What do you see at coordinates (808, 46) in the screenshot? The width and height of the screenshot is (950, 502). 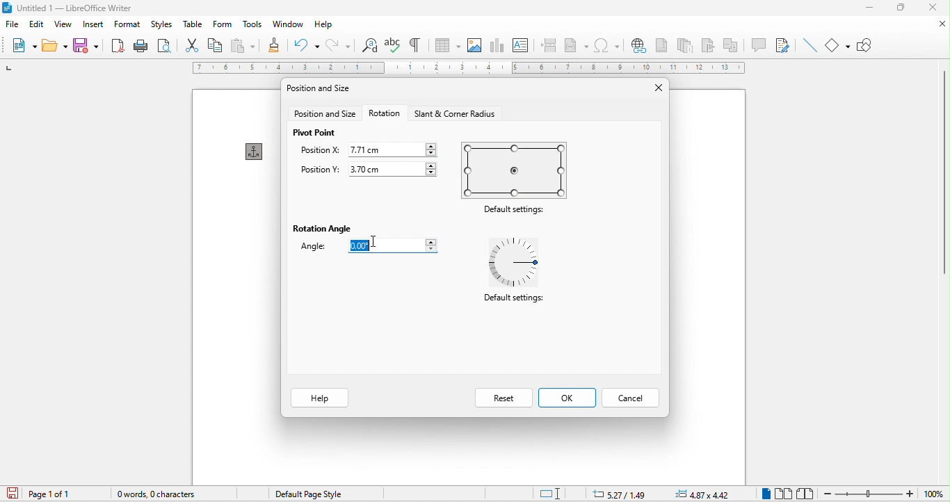 I see `insert line` at bounding box center [808, 46].